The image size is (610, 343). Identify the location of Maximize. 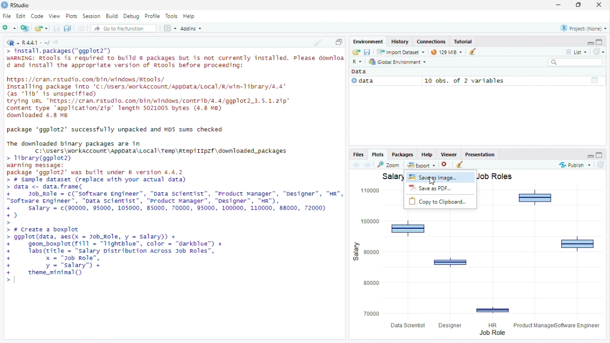
(577, 5).